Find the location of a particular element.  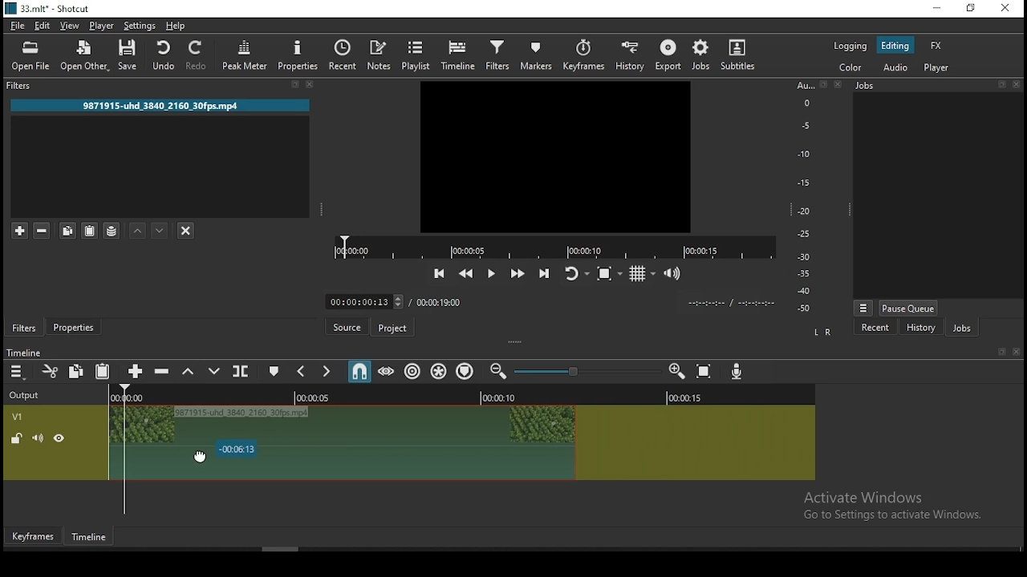

timeline is located at coordinates (458, 54).